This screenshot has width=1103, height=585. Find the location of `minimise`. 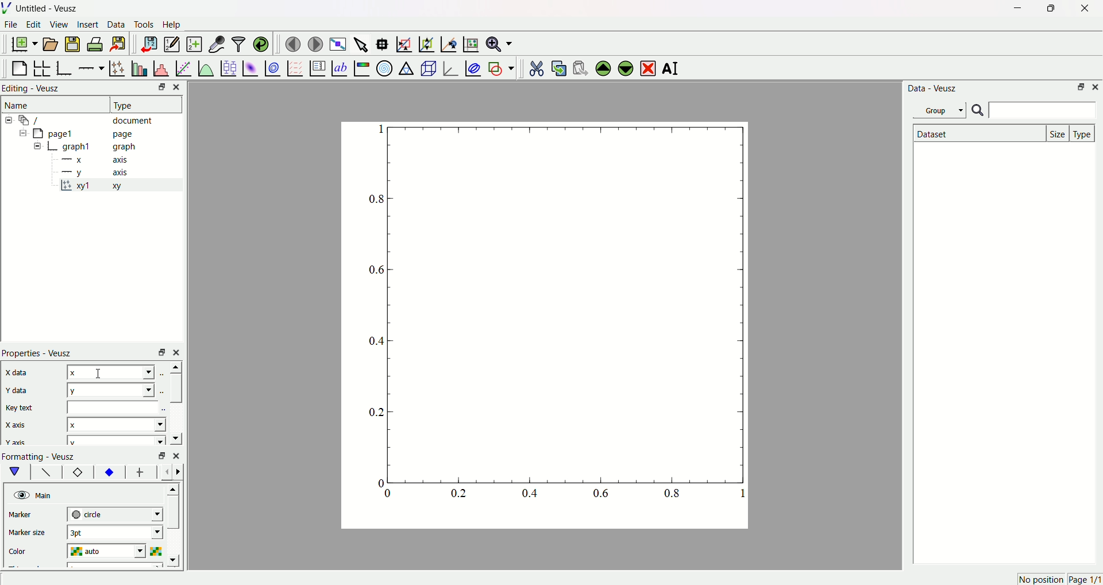

minimise is located at coordinates (159, 352).